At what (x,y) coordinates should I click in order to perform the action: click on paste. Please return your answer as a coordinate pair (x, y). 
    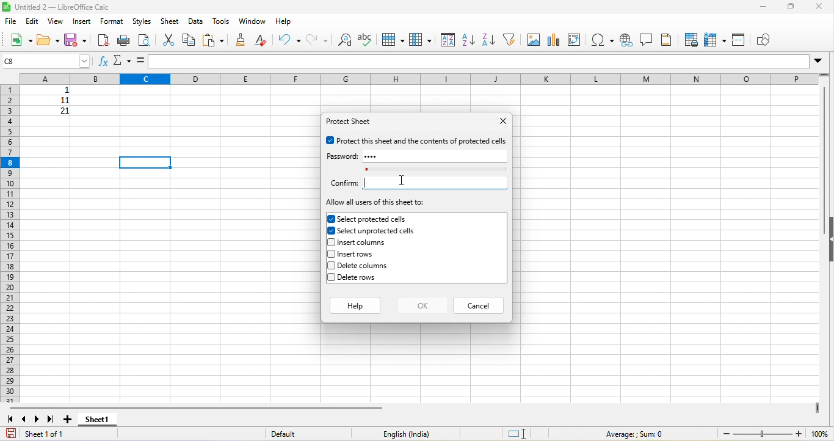
    Looking at the image, I should click on (213, 40).